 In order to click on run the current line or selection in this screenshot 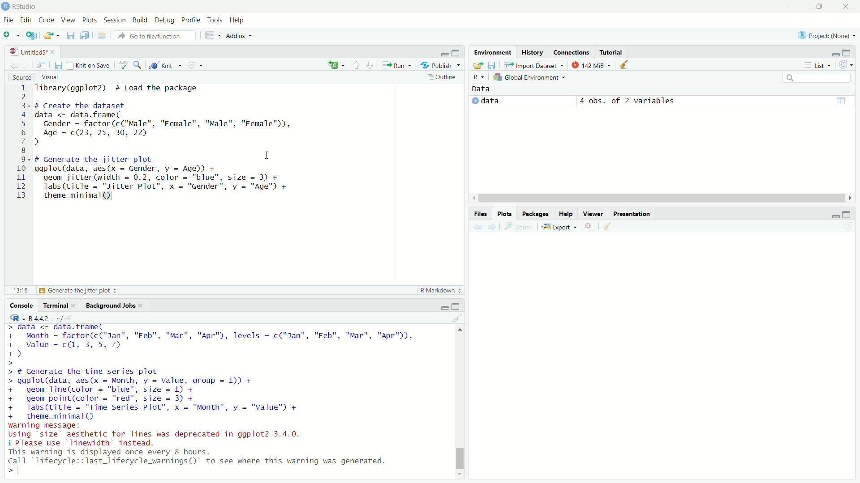, I will do `click(398, 64)`.